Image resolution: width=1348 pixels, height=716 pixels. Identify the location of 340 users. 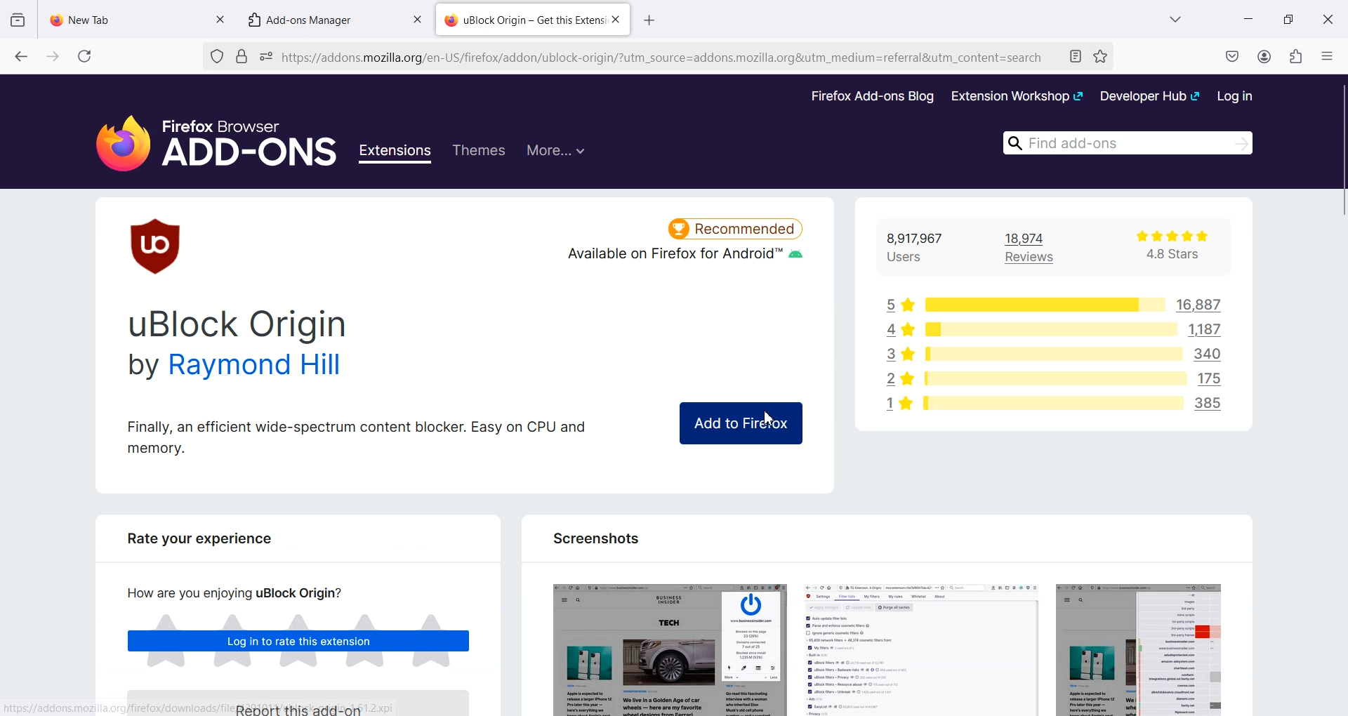
(1212, 354).